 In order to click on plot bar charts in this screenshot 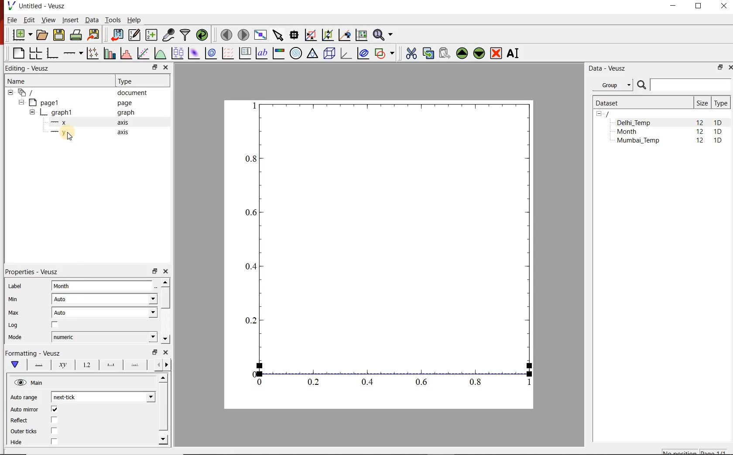, I will do `click(108, 54)`.